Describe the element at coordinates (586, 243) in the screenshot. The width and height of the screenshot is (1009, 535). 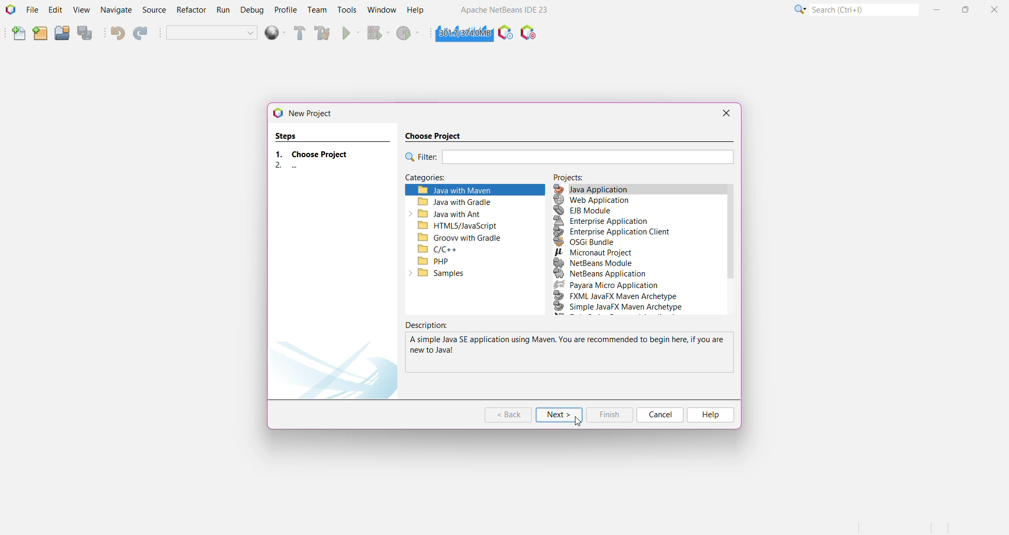
I see `OSGI Bundle` at that location.